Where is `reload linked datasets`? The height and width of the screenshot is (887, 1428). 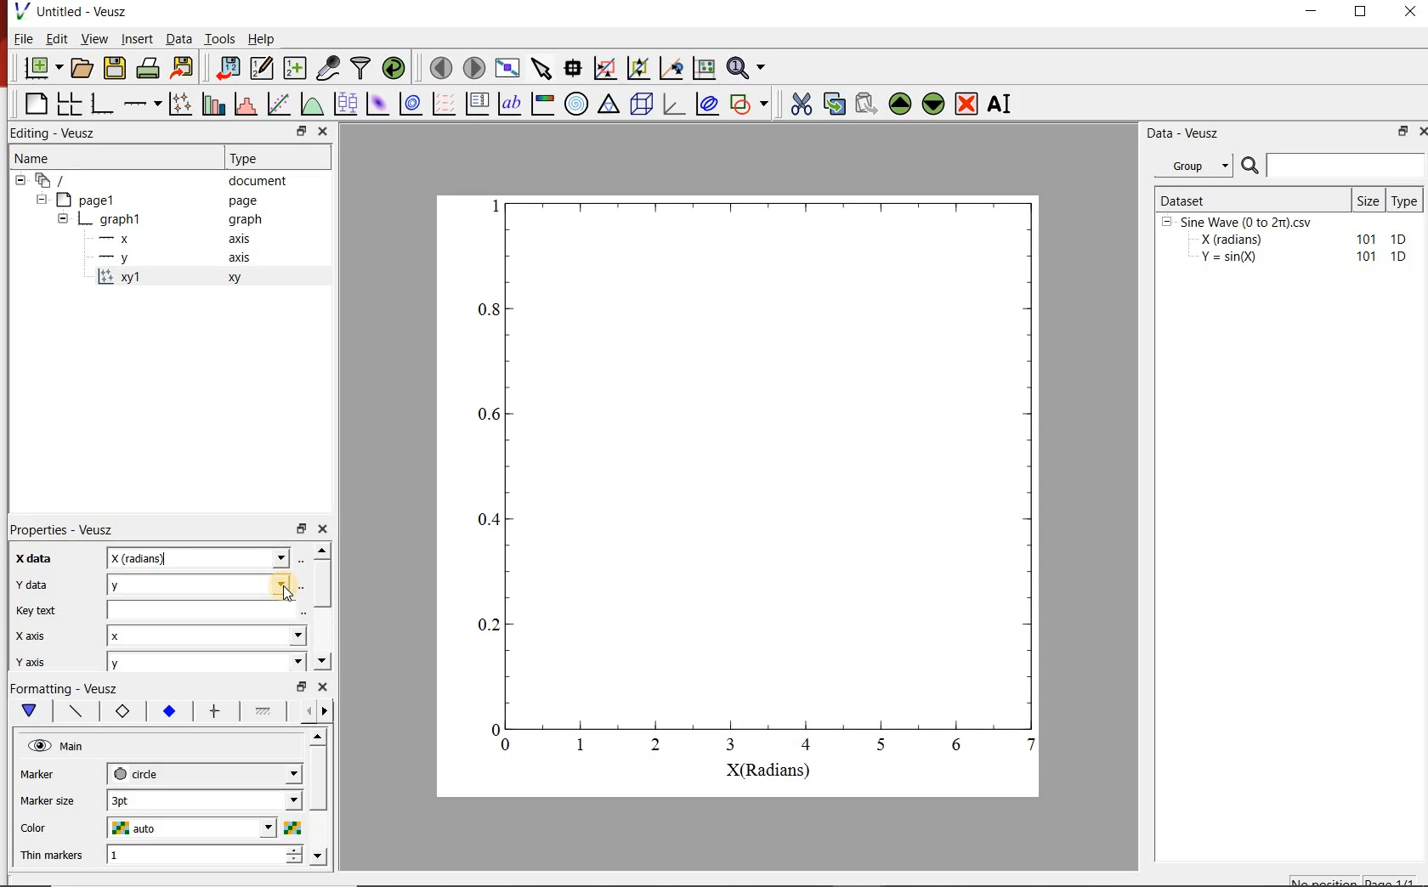 reload linked datasets is located at coordinates (396, 68).